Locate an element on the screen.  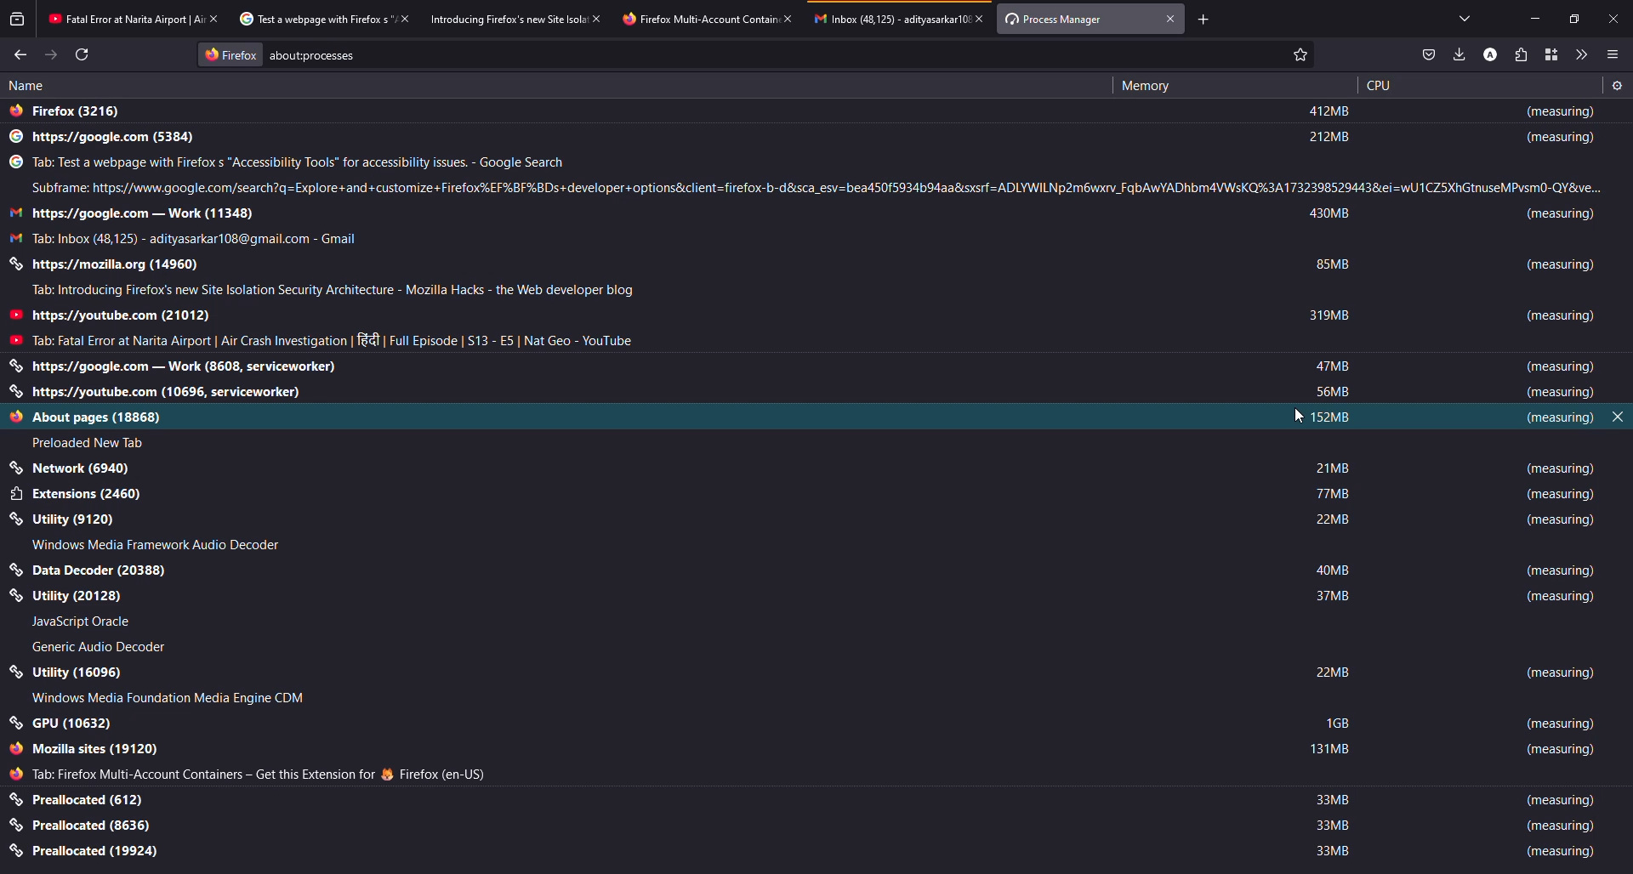
319 mb is located at coordinates (1331, 317).